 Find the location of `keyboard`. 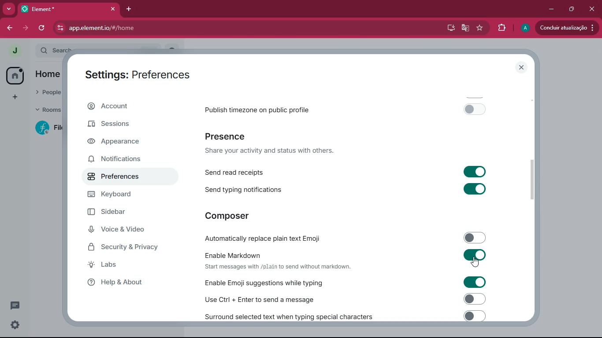

keyboard is located at coordinates (123, 197).